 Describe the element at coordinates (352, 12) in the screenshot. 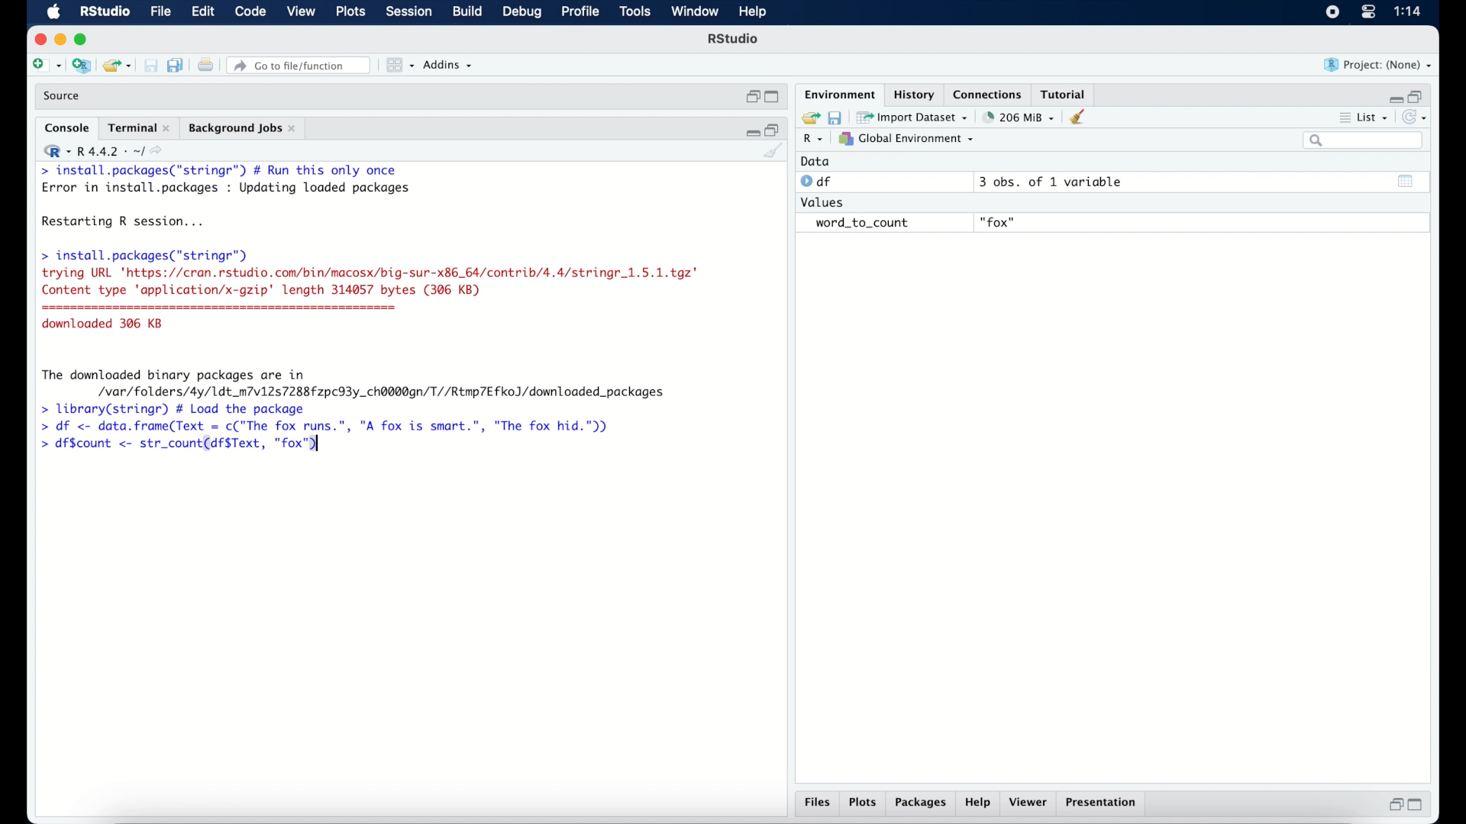

I see `plots` at that location.